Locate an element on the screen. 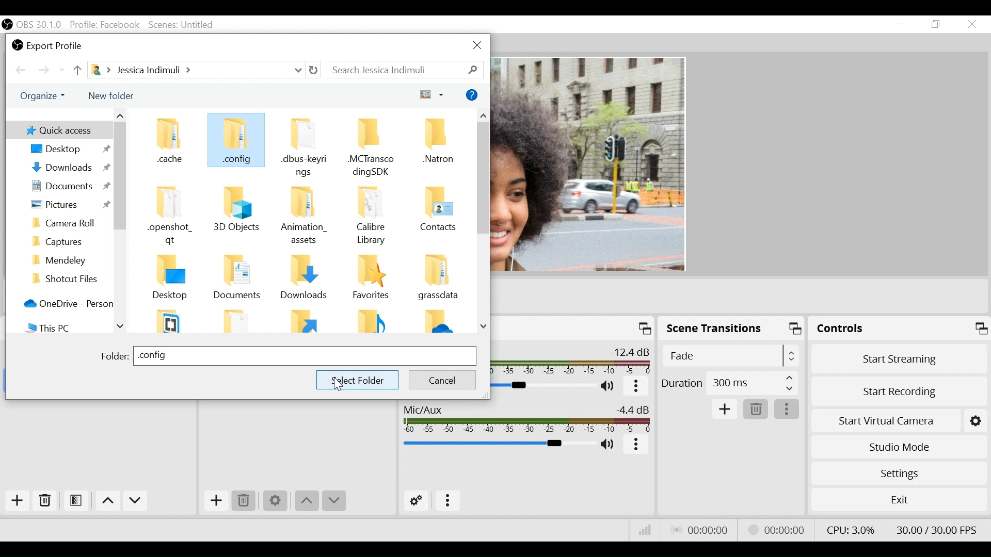 This screenshot has height=557, width=991. Move back is located at coordinates (23, 71).